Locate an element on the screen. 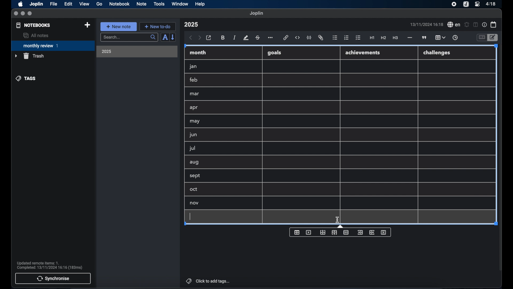 The width and height of the screenshot is (513, 289). heading 3 is located at coordinates (395, 38).